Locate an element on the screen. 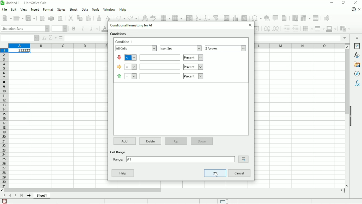  Auto filter is located at coordinates (216, 17).